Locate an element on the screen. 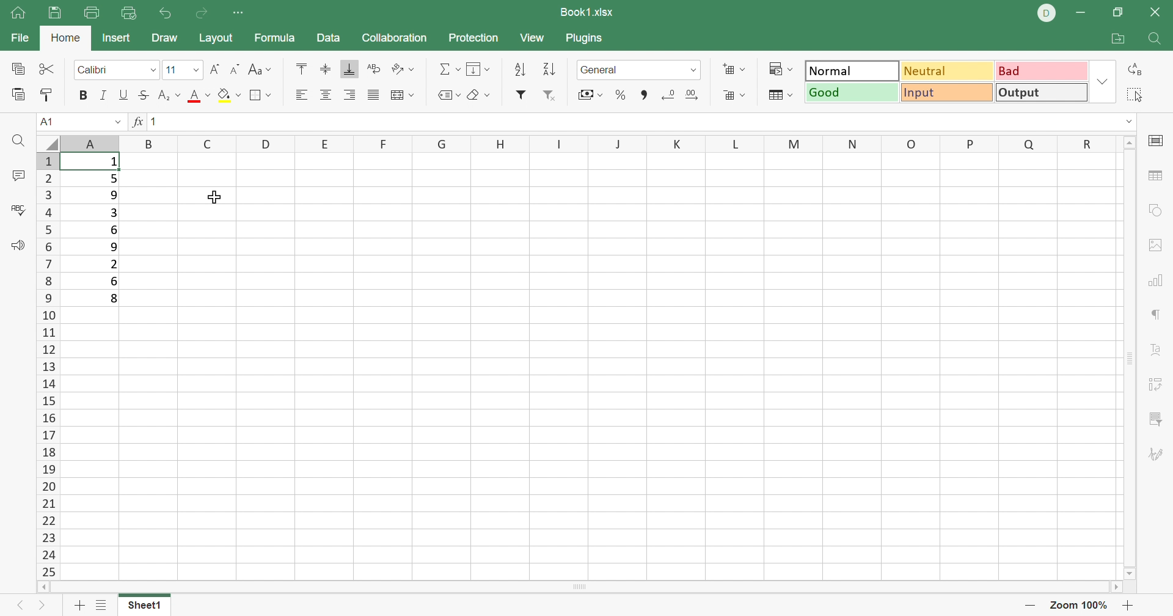 The height and width of the screenshot is (616, 1173). Print is located at coordinates (92, 12).